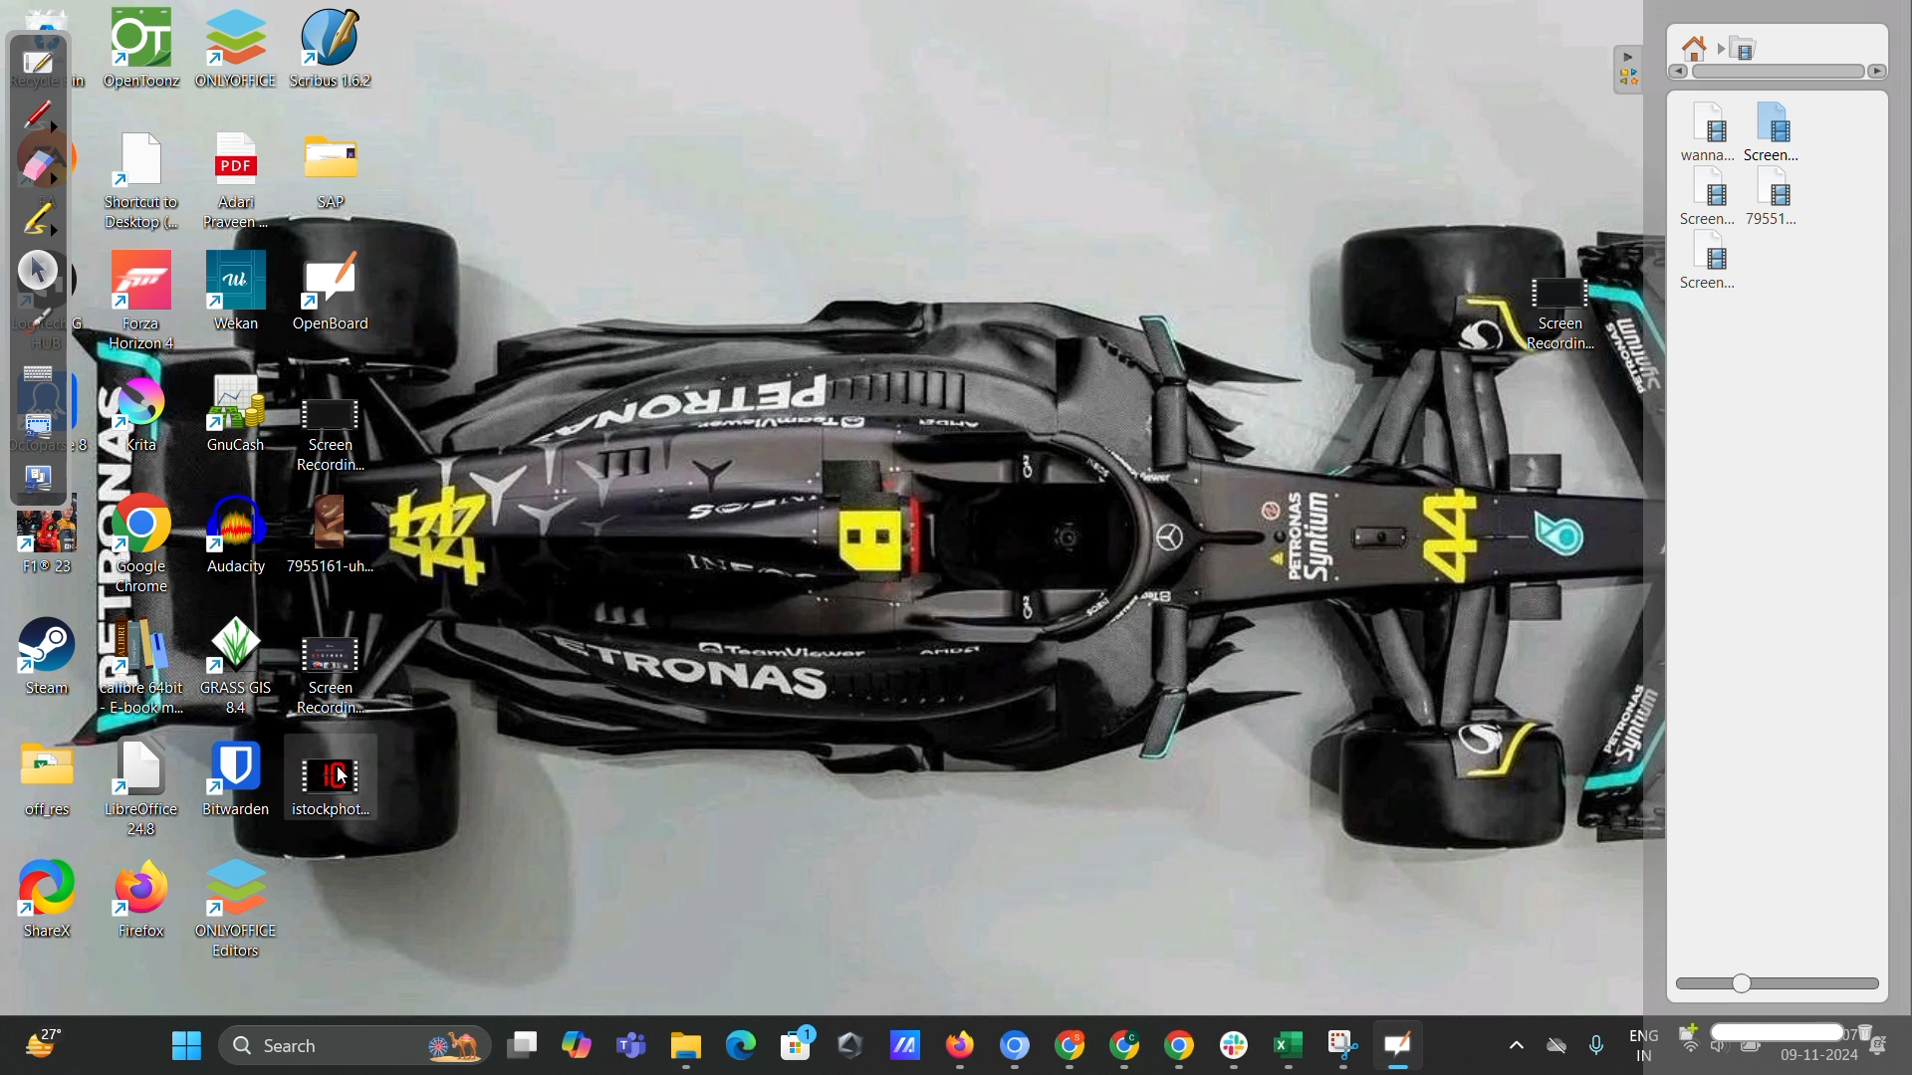 This screenshot has height=1075, width=1912. I want to click on Copilot, so click(574, 1047).